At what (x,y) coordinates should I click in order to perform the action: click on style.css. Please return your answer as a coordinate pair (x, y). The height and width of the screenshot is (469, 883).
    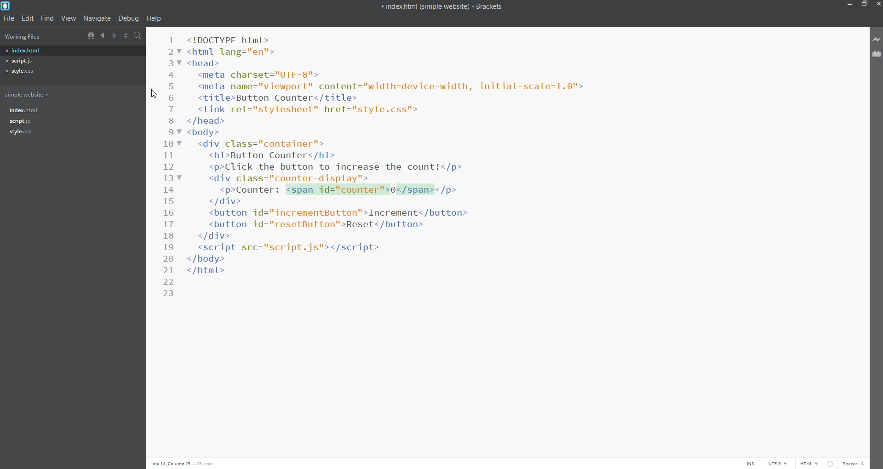
    Looking at the image, I should click on (58, 74).